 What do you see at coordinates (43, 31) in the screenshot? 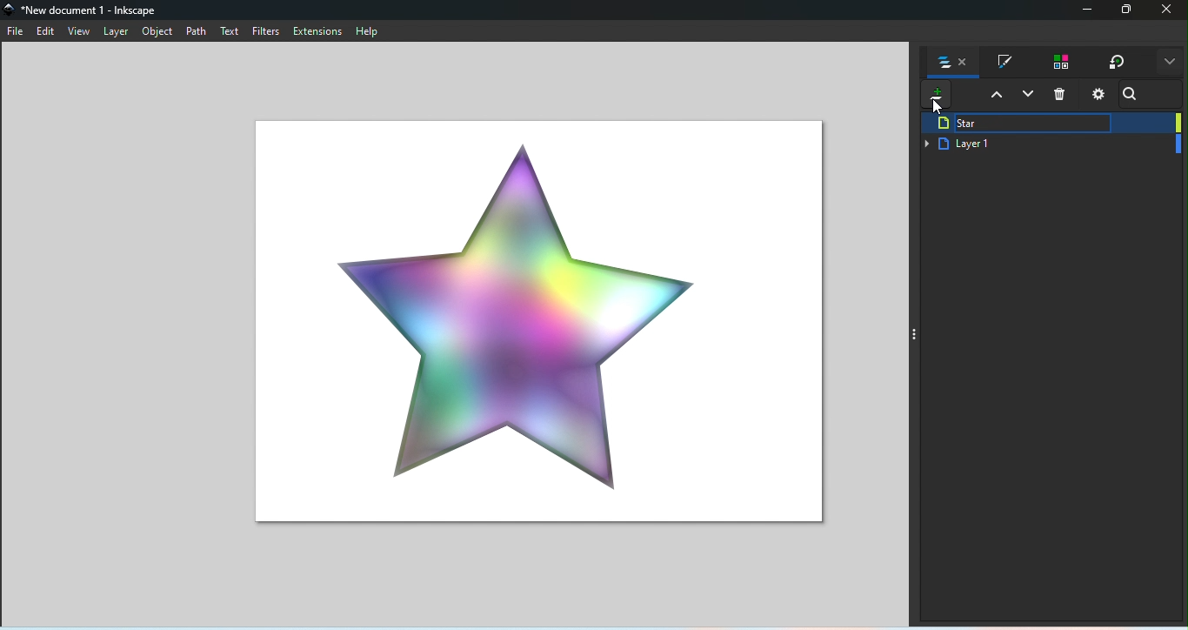
I see `Edit` at bounding box center [43, 31].